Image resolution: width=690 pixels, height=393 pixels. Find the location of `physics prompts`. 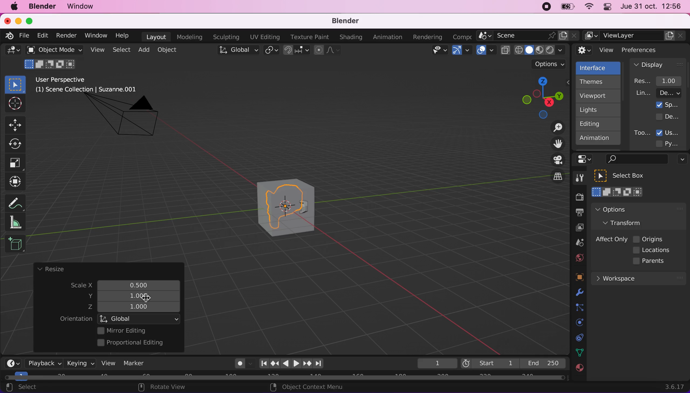

physics prompts is located at coordinates (576, 323).